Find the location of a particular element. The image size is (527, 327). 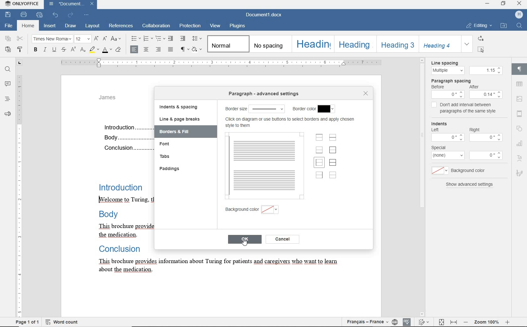

justified is located at coordinates (170, 49).